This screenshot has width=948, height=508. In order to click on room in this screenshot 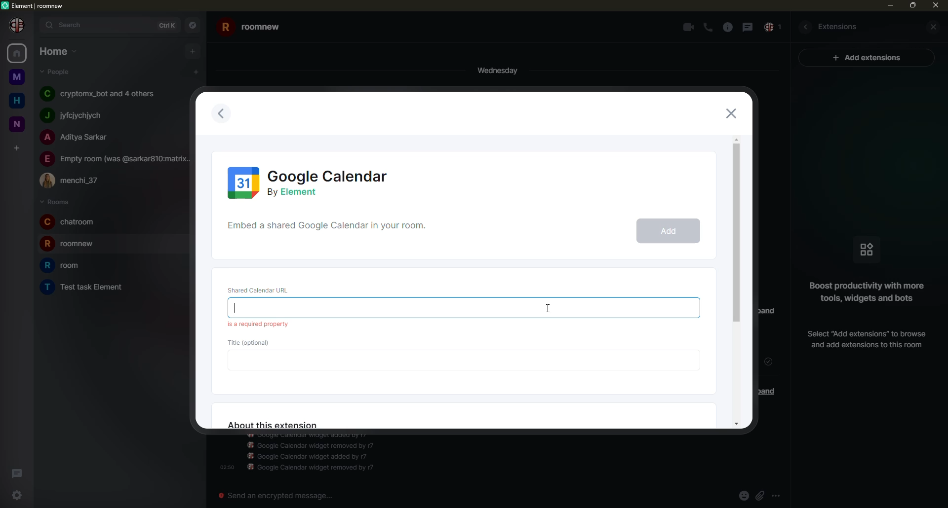, I will do `click(17, 77)`.